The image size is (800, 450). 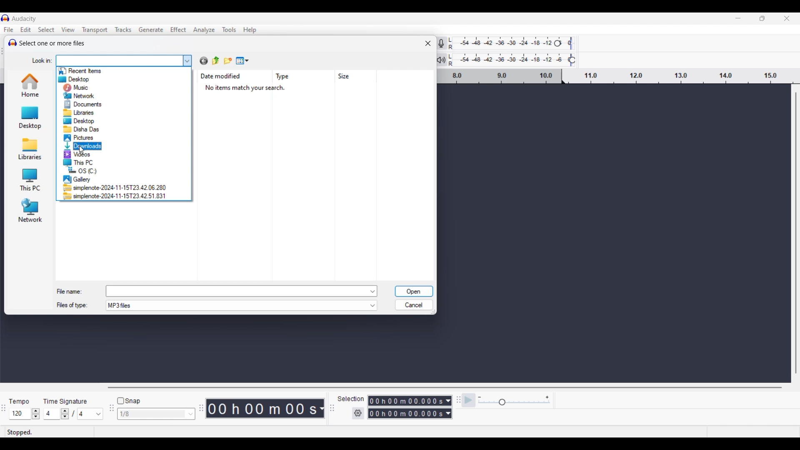 What do you see at coordinates (9, 30) in the screenshot?
I see `File menu` at bounding box center [9, 30].